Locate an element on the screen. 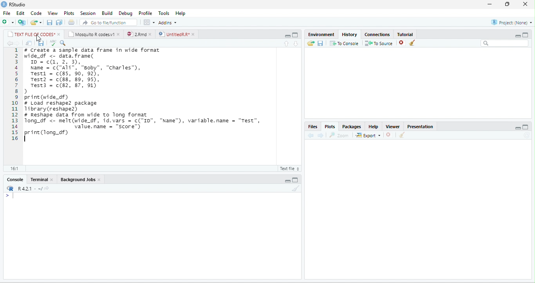  Plots is located at coordinates (330, 127).